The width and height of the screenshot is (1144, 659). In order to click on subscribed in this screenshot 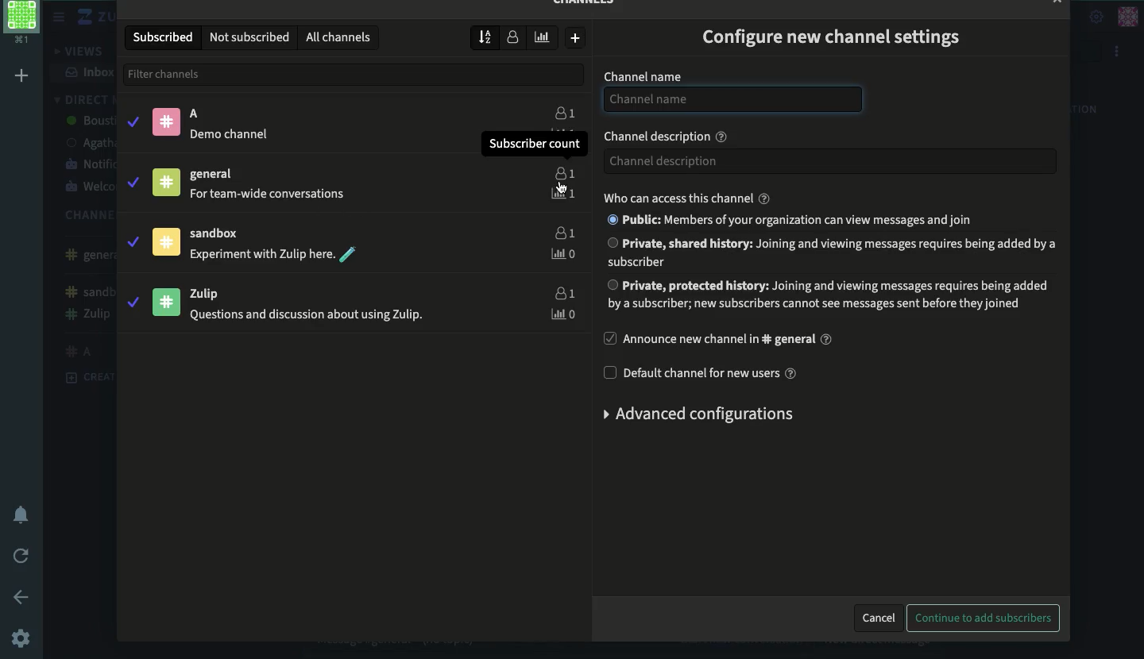, I will do `click(164, 37)`.